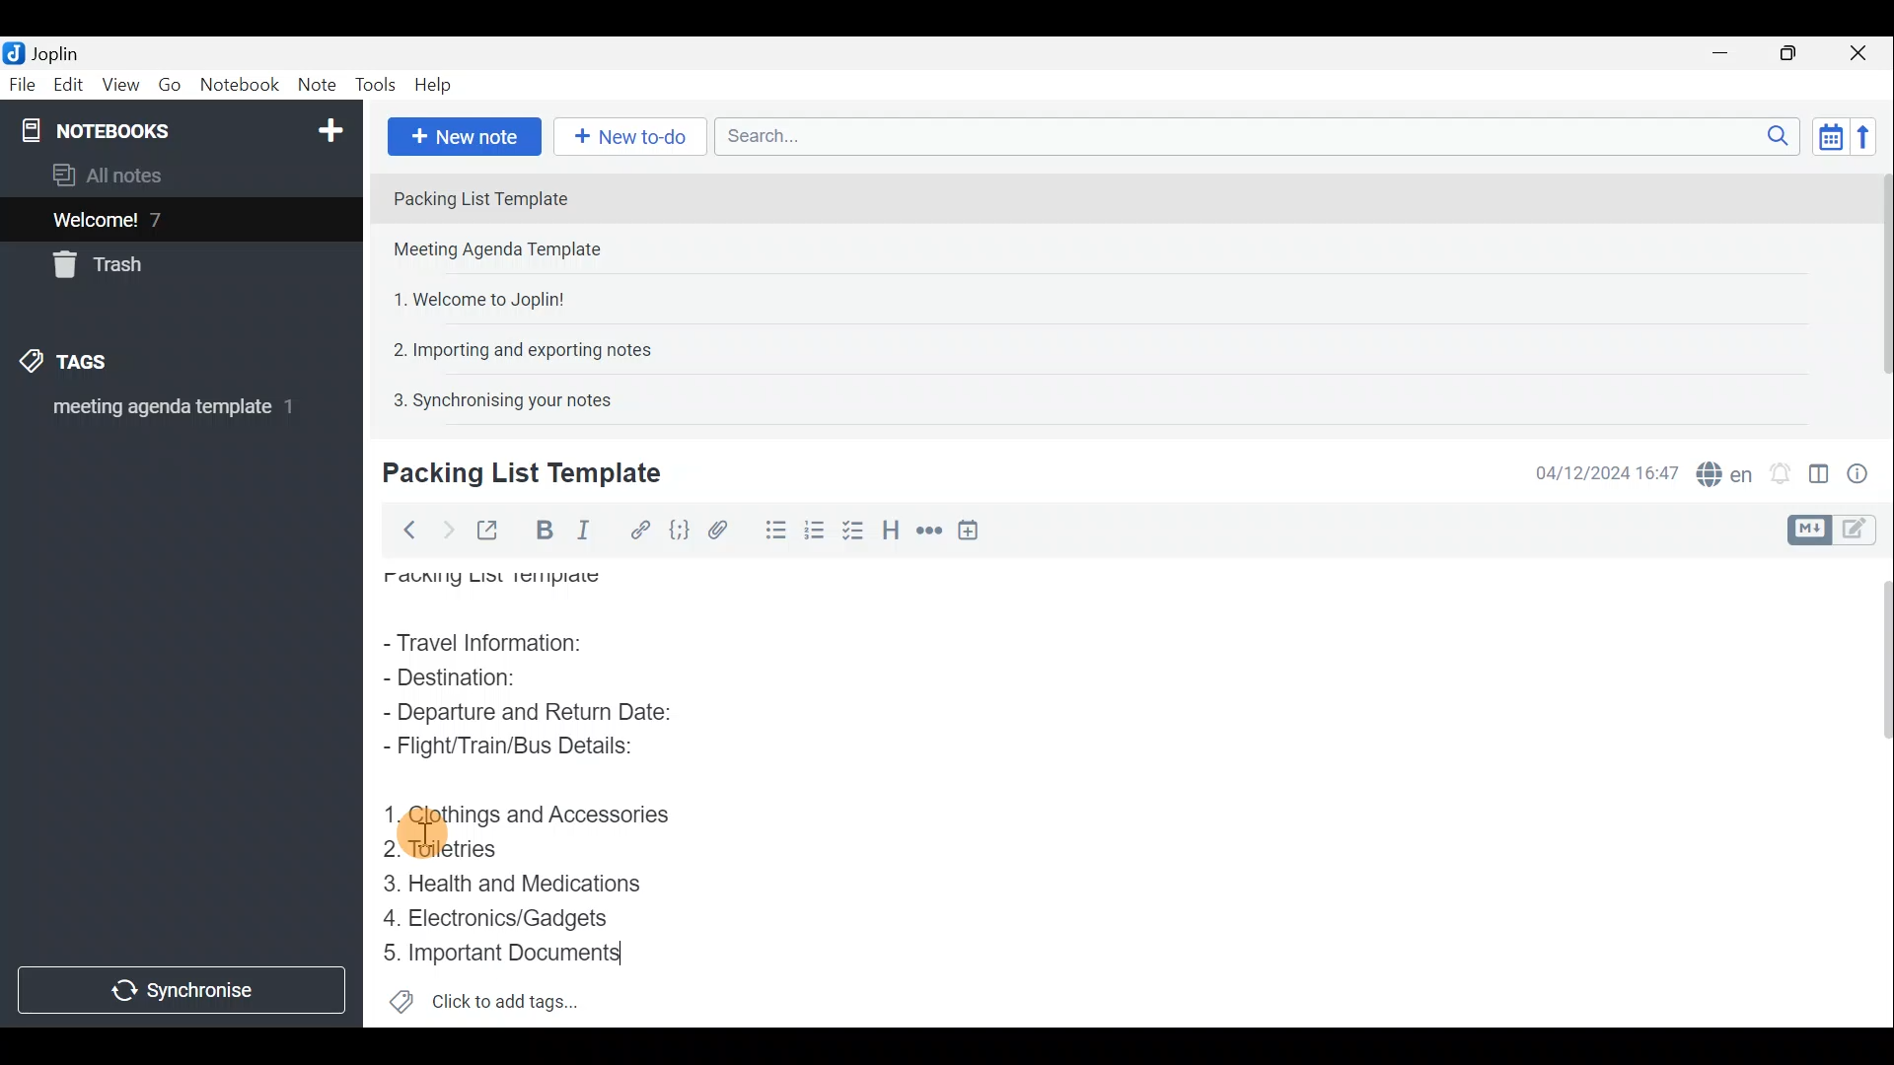  Describe the element at coordinates (20, 83) in the screenshot. I see `File` at that location.